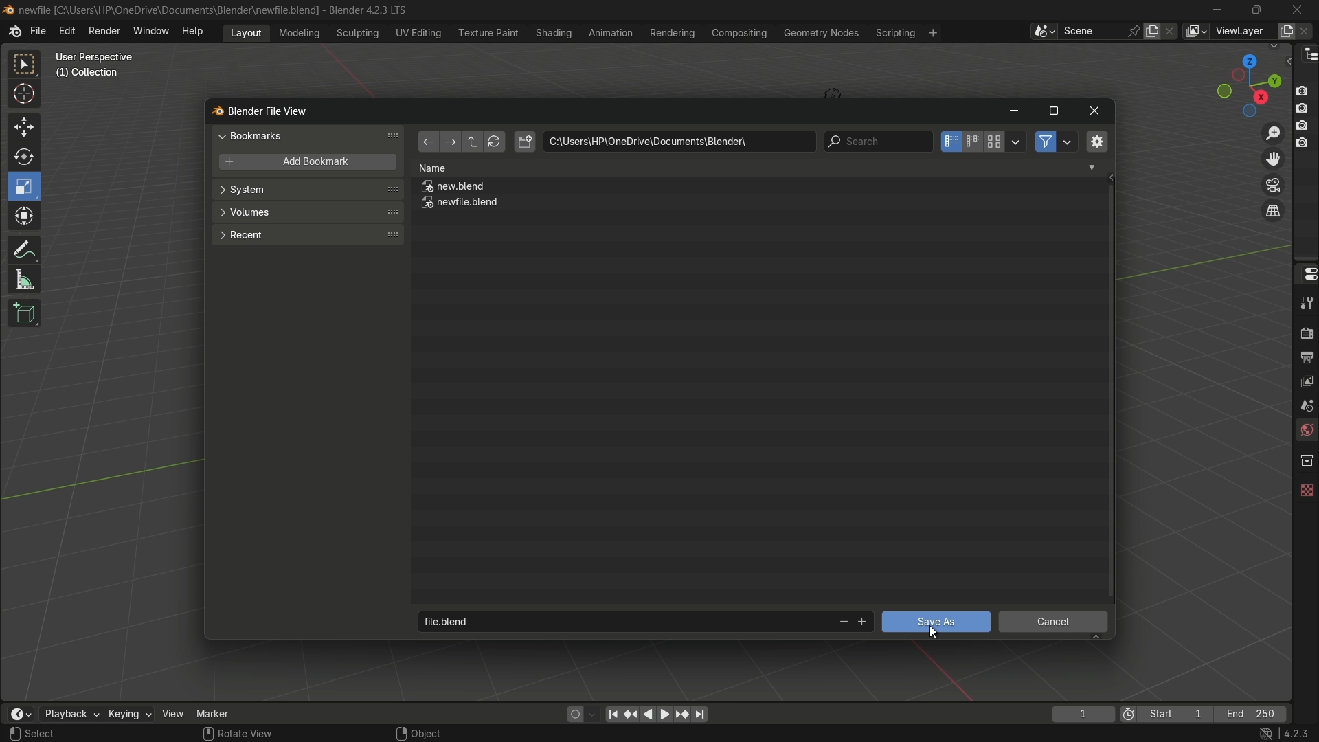 Image resolution: width=1319 pixels, height=742 pixels. What do you see at coordinates (631, 712) in the screenshot?
I see `jump to keyframe` at bounding box center [631, 712].